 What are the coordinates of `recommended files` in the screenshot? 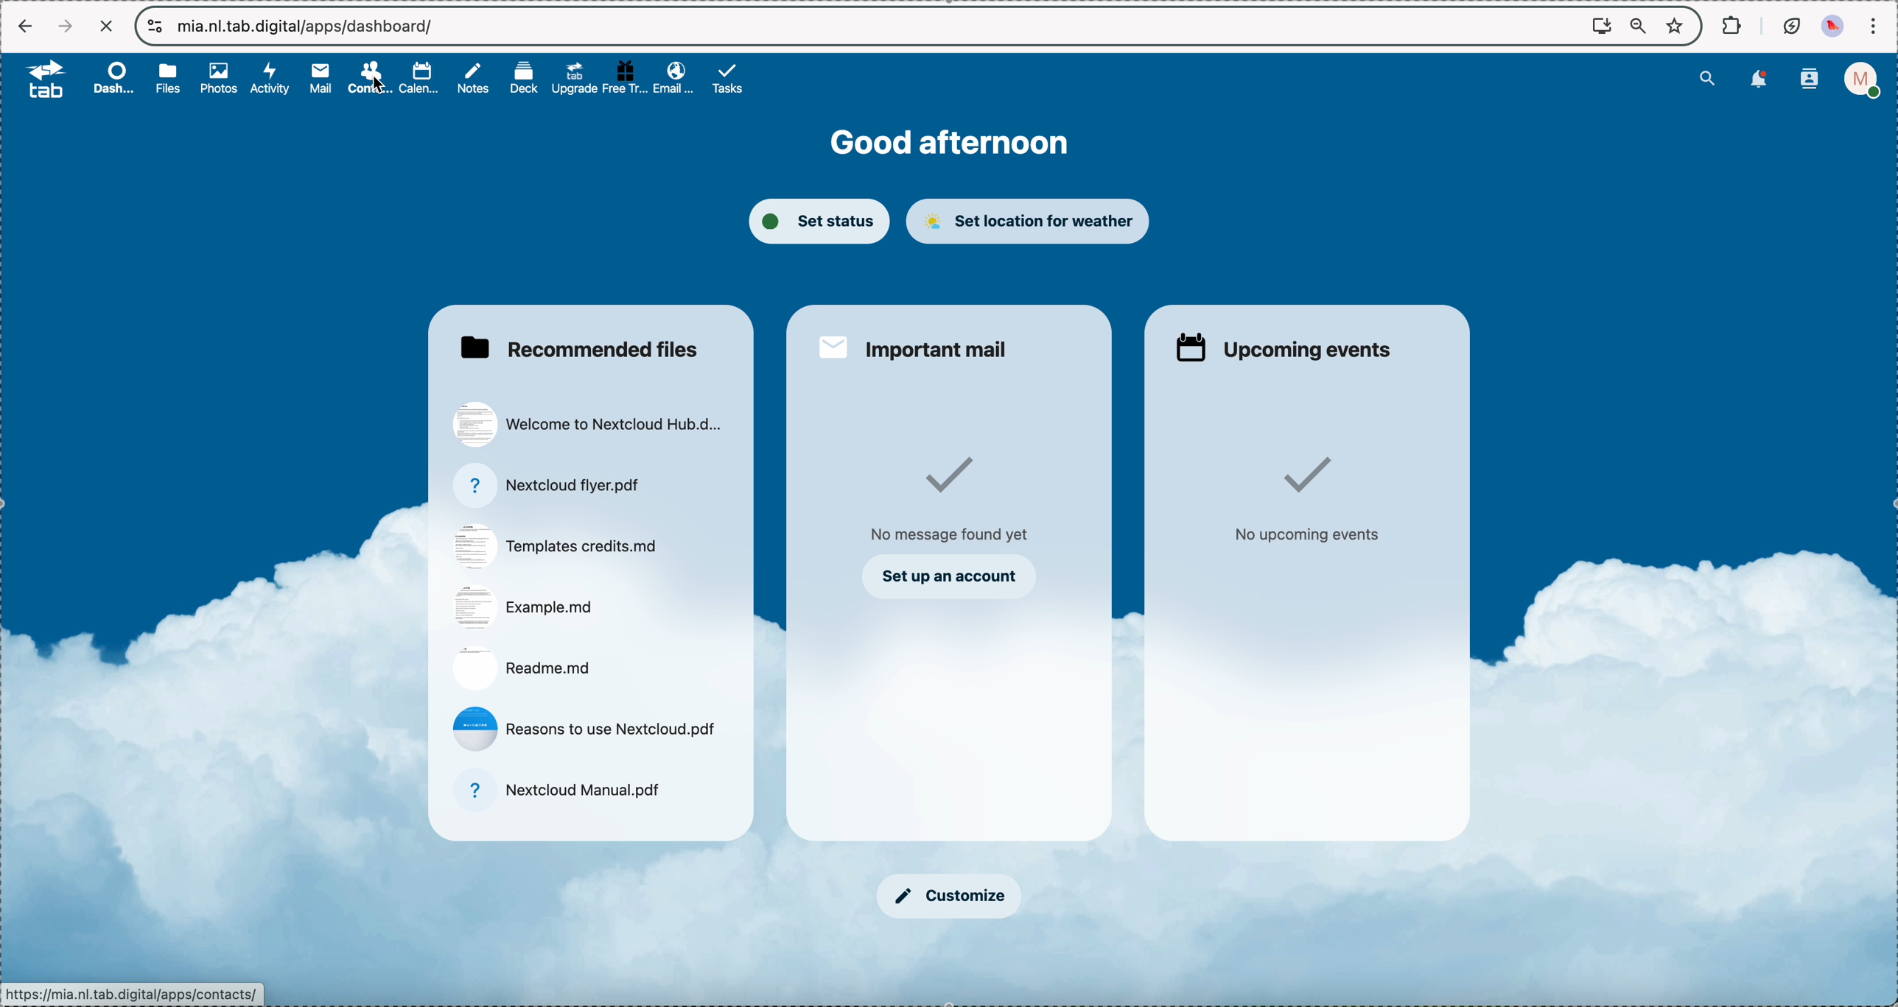 It's located at (579, 347).